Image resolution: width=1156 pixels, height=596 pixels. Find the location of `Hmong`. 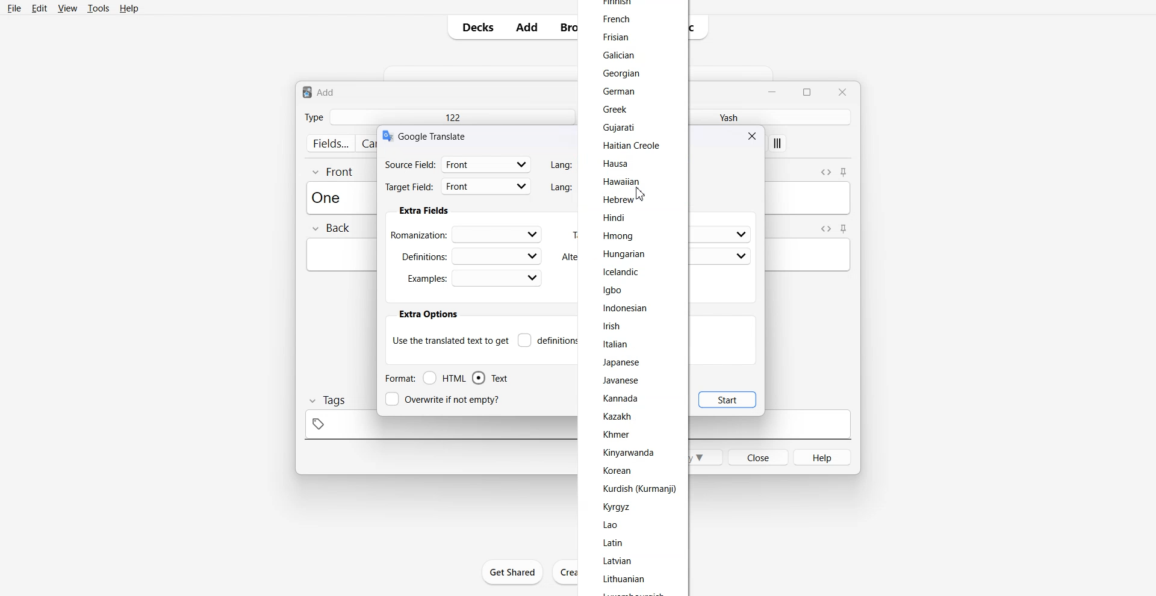

Hmong is located at coordinates (621, 237).